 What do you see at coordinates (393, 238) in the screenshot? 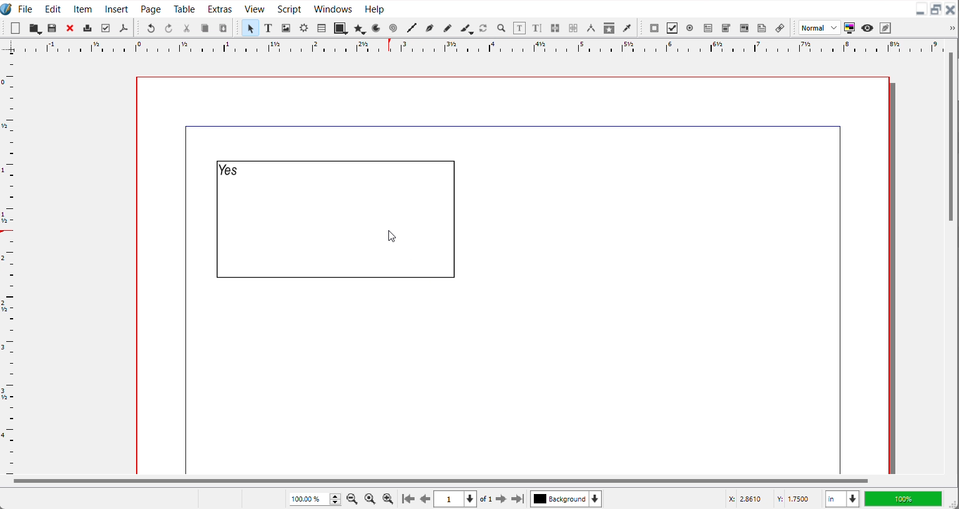
I see `Cursor` at bounding box center [393, 238].